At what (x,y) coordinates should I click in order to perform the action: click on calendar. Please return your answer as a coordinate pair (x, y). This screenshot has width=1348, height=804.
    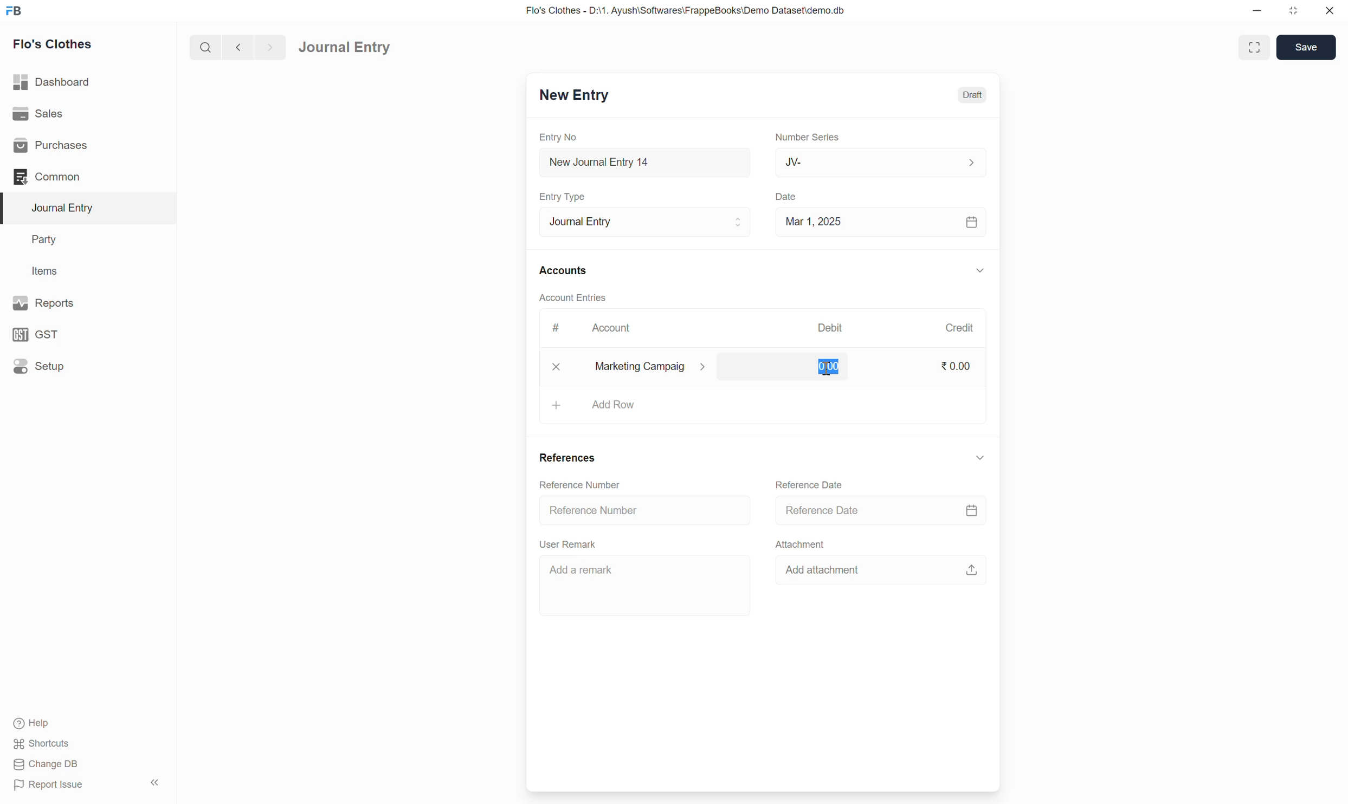
    Looking at the image, I should click on (972, 510).